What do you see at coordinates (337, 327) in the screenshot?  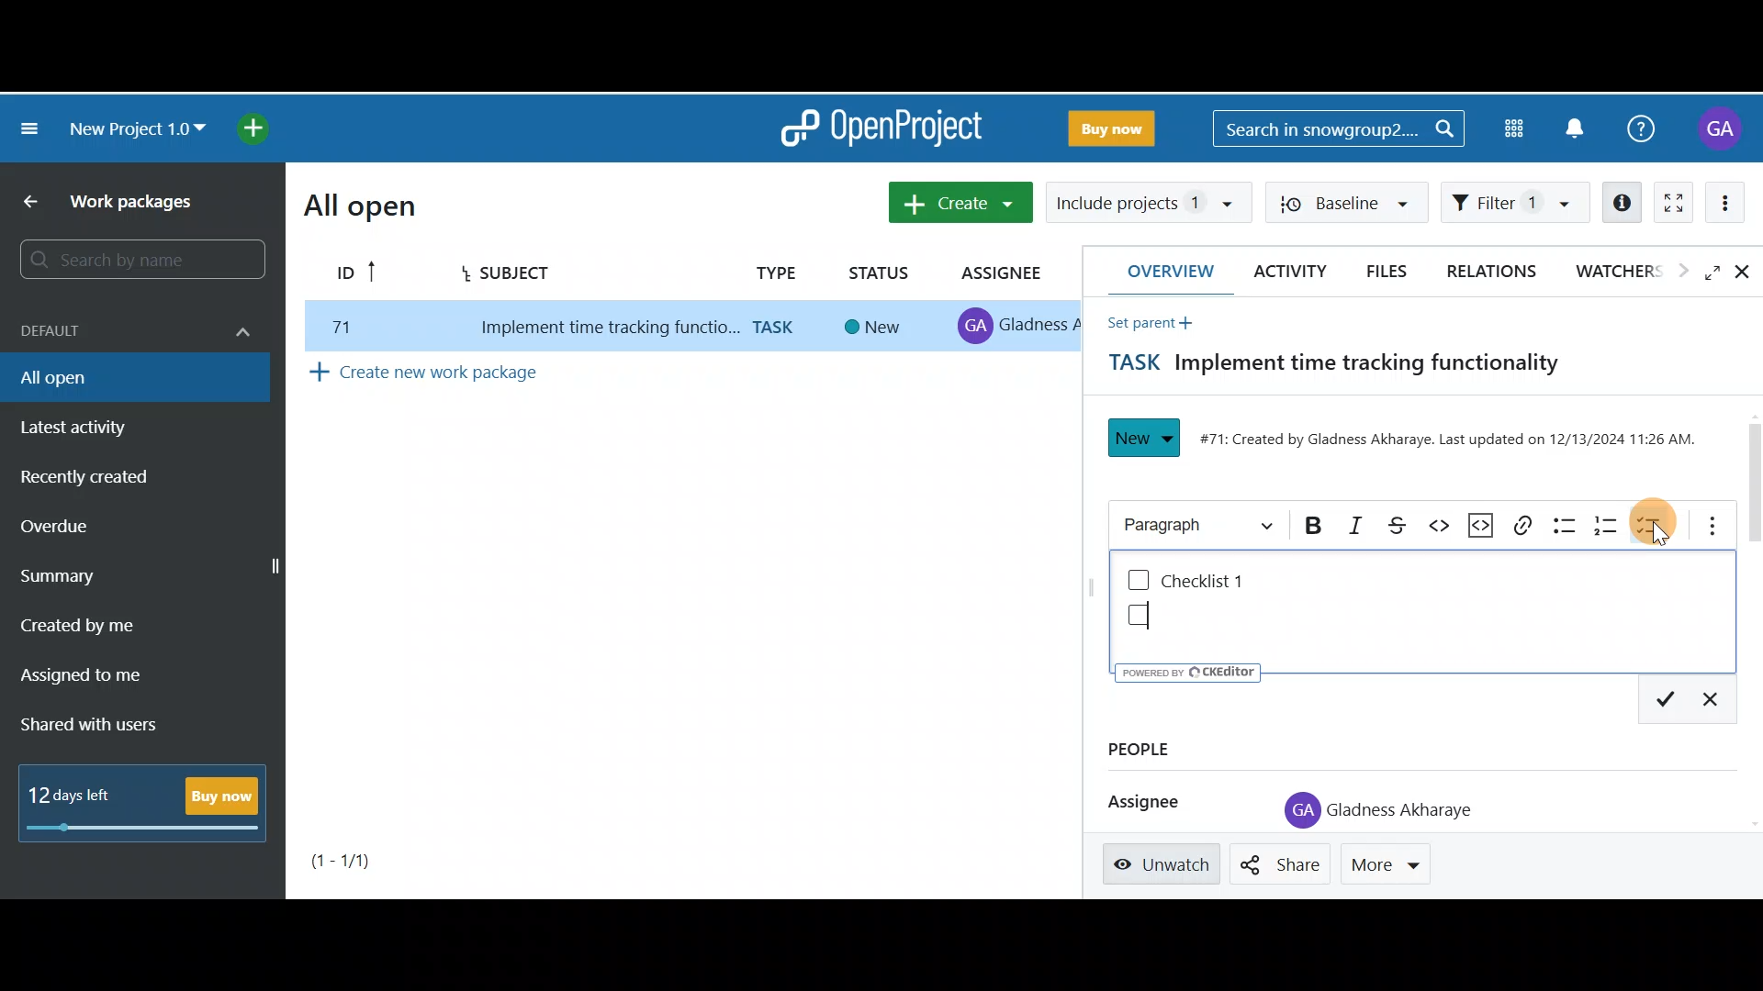 I see `77` at bounding box center [337, 327].